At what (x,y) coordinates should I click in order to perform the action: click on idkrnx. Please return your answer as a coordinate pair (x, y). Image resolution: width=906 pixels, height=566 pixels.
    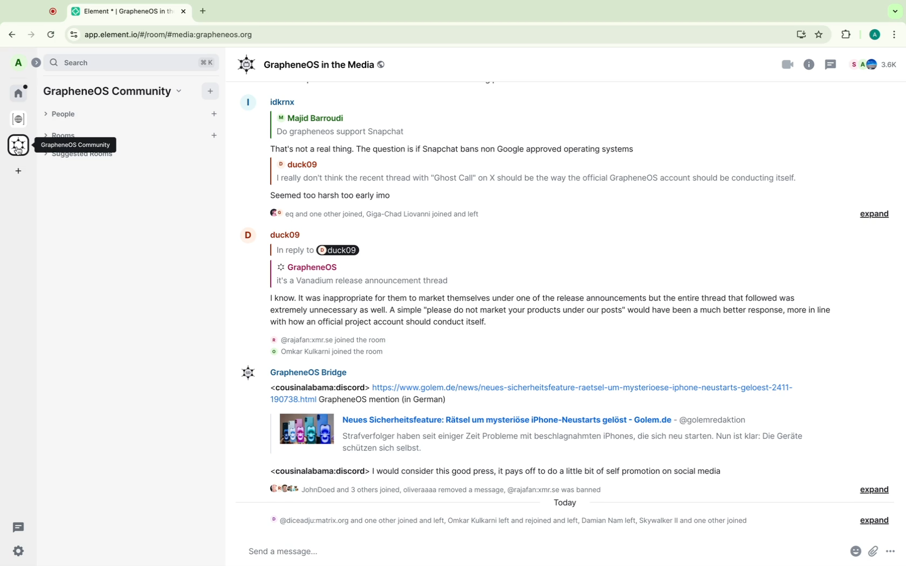
    Looking at the image, I should click on (290, 101).